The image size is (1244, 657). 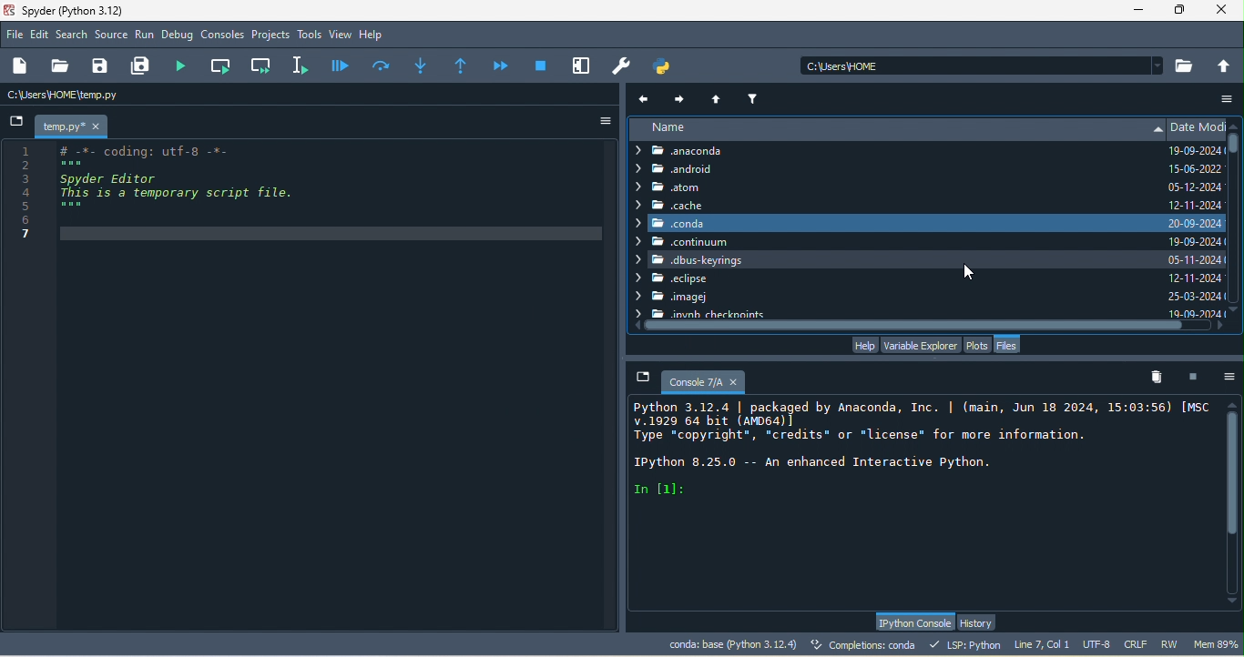 I want to click on browse tabs, so click(x=17, y=123).